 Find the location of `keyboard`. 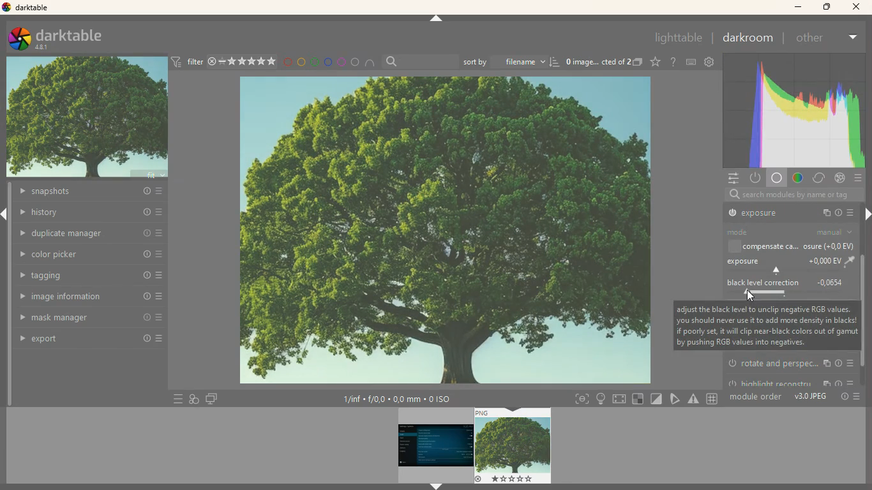

keyboard is located at coordinates (689, 62).